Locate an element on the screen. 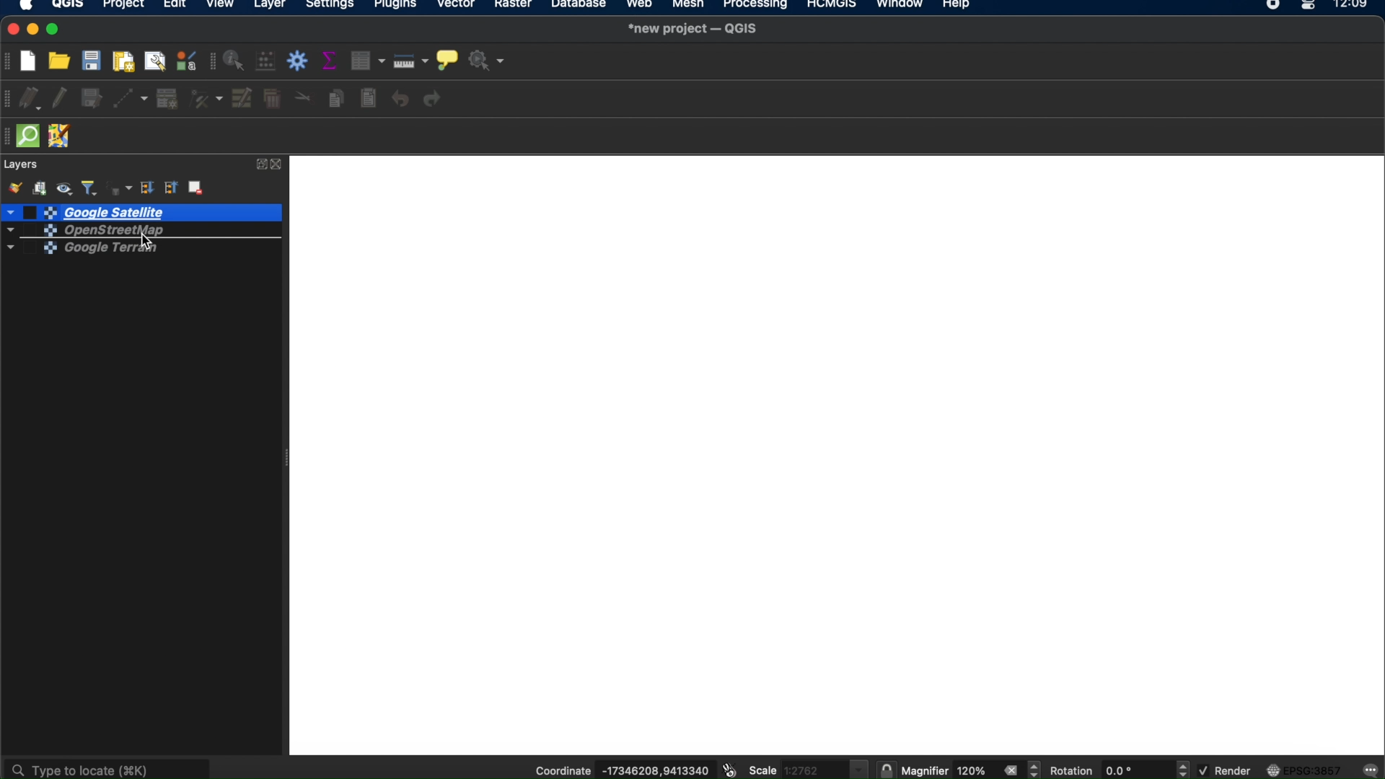 Image resolution: width=1385 pixels, height=779 pixels. recorder icon is located at coordinates (1274, 6).